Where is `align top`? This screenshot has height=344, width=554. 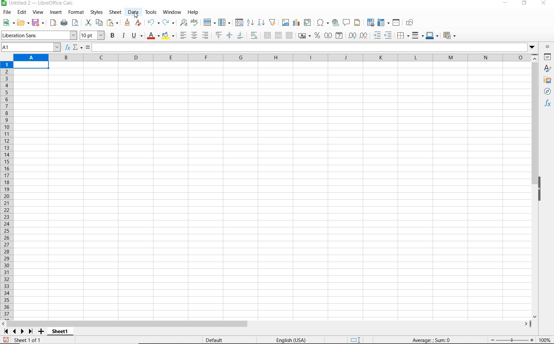 align top is located at coordinates (218, 36).